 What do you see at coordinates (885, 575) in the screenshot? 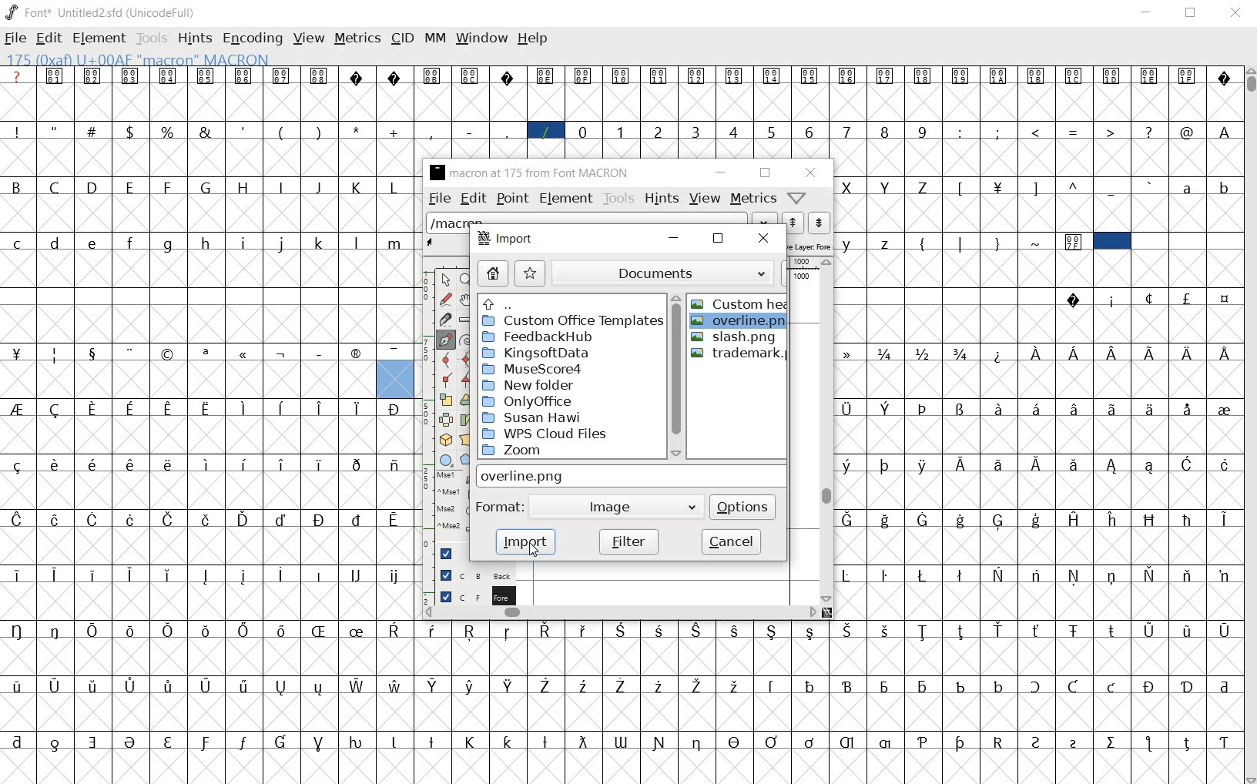
I see `Symbol` at bounding box center [885, 575].